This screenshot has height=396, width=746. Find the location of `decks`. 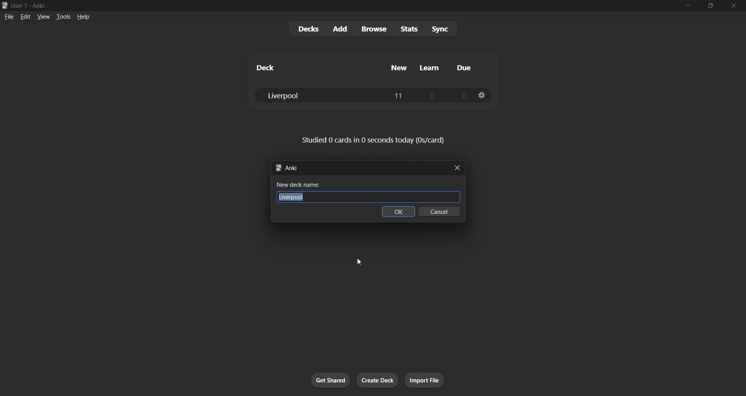

decks is located at coordinates (305, 28).